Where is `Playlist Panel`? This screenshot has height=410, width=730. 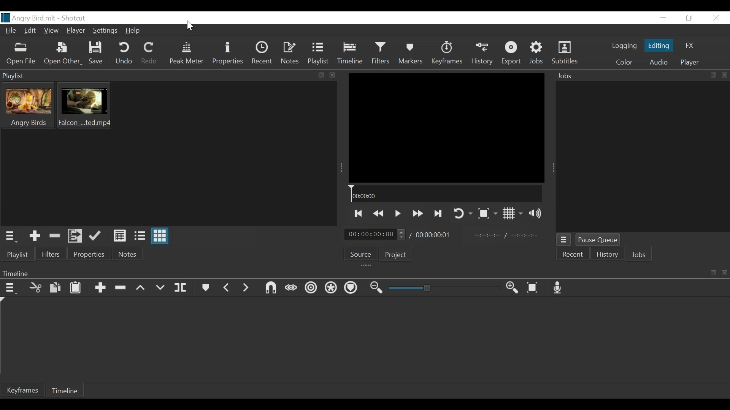
Playlist Panel is located at coordinates (168, 75).